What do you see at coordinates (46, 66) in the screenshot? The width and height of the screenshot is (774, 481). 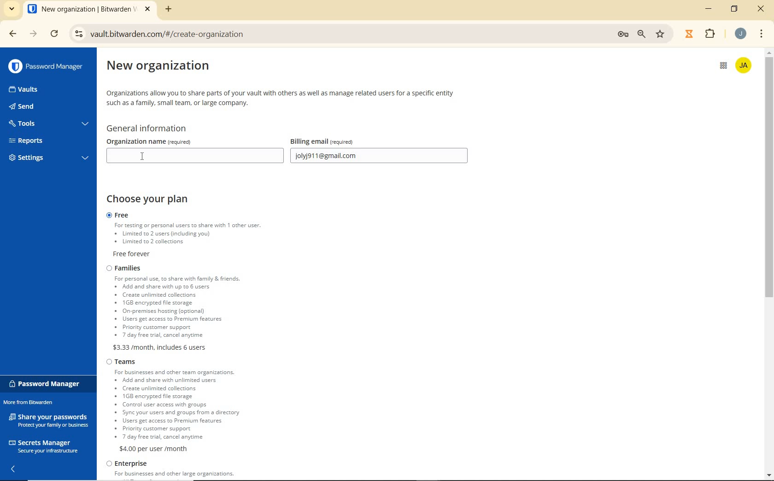 I see `password manager` at bounding box center [46, 66].